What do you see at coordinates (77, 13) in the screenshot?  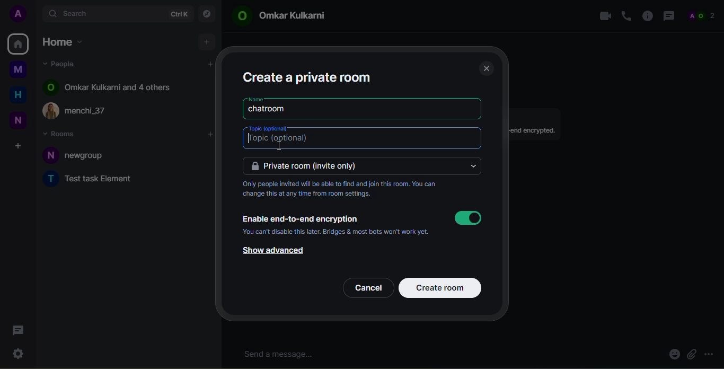 I see `search` at bounding box center [77, 13].